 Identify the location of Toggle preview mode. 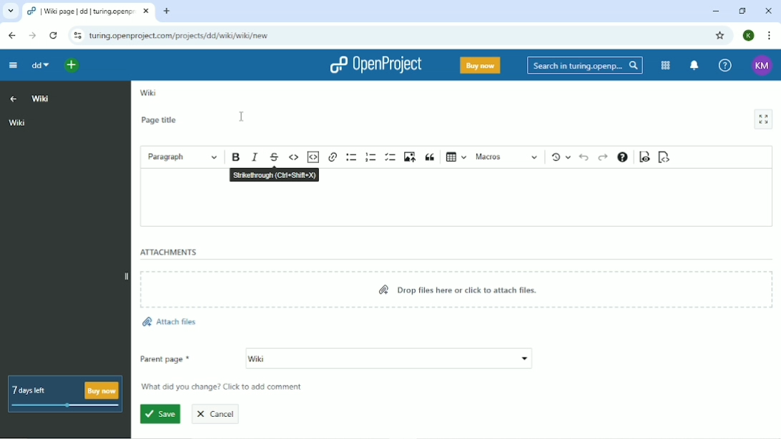
(643, 157).